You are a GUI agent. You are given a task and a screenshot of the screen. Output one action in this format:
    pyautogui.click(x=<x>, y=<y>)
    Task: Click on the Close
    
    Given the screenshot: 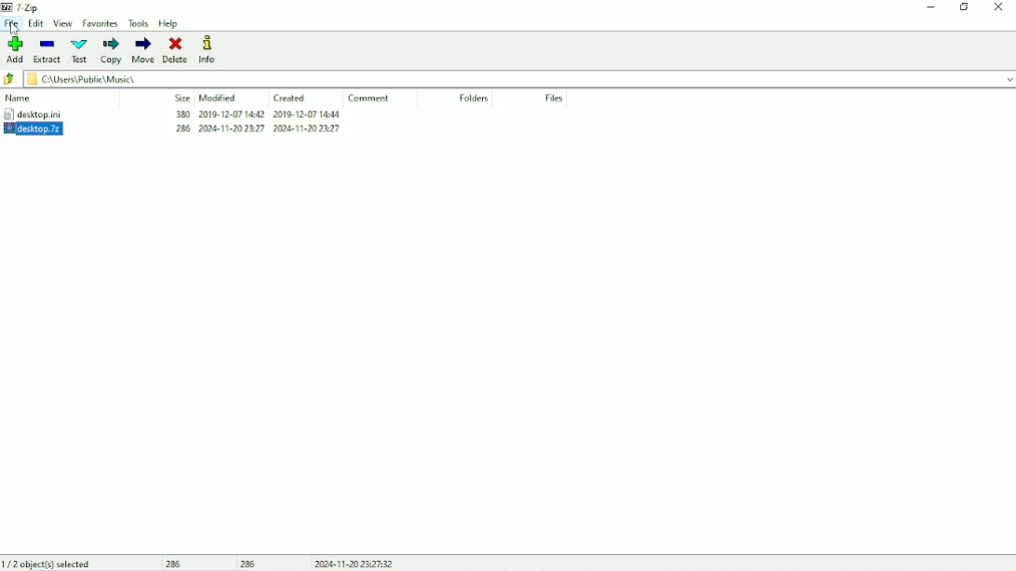 What is the action you would take?
    pyautogui.click(x=999, y=7)
    